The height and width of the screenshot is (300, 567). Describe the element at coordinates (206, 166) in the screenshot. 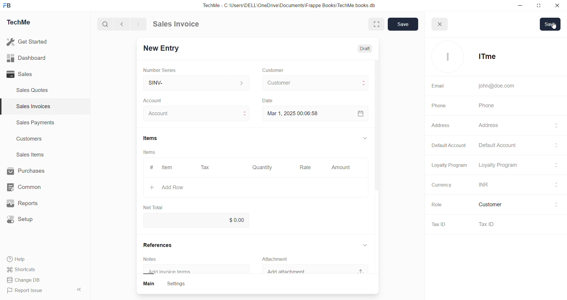

I see `Tax` at that location.